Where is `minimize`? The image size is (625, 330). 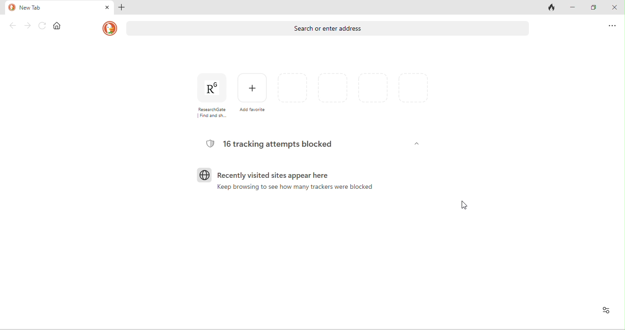
minimize is located at coordinates (576, 8).